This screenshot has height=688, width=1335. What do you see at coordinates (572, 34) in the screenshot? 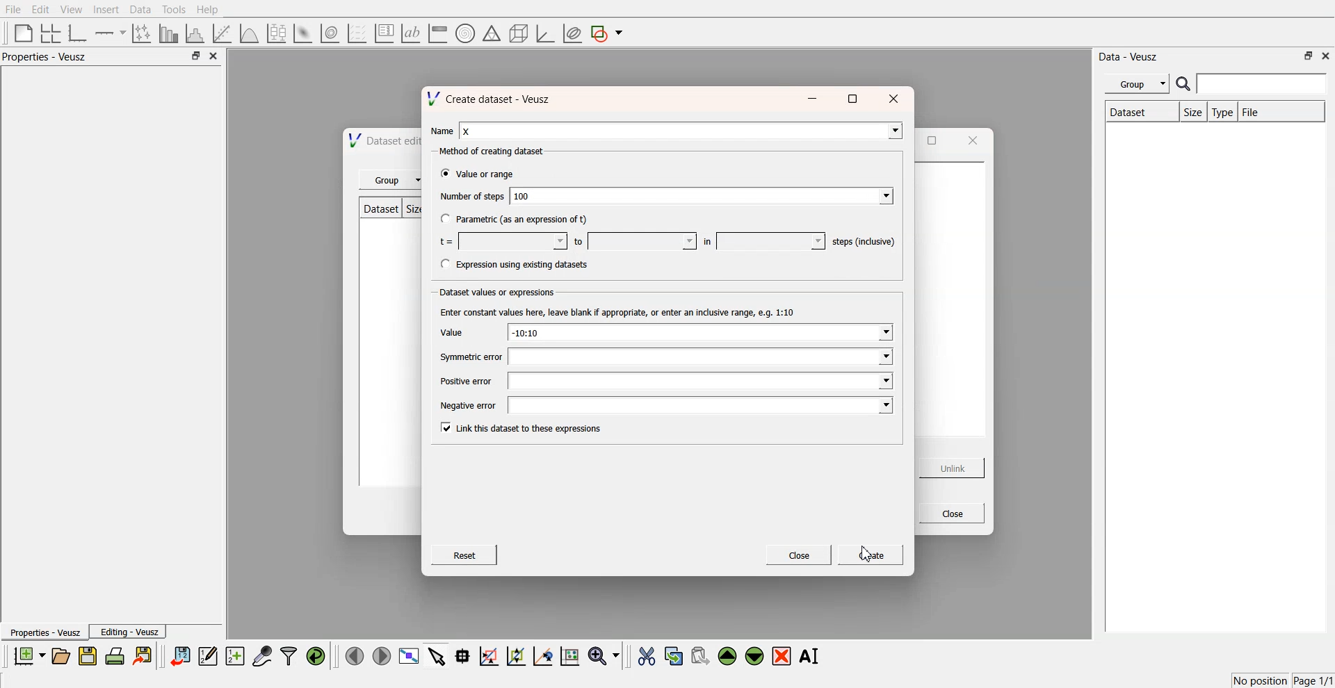
I see `plot covariance ellipses` at bounding box center [572, 34].